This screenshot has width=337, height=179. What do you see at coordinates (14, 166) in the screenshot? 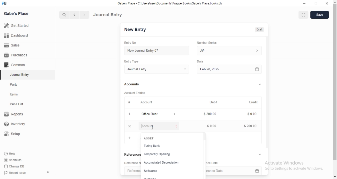
I see `‘Change DB` at bounding box center [14, 166].